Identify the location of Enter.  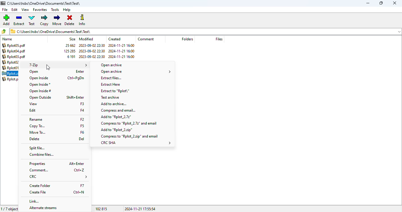
(80, 72).